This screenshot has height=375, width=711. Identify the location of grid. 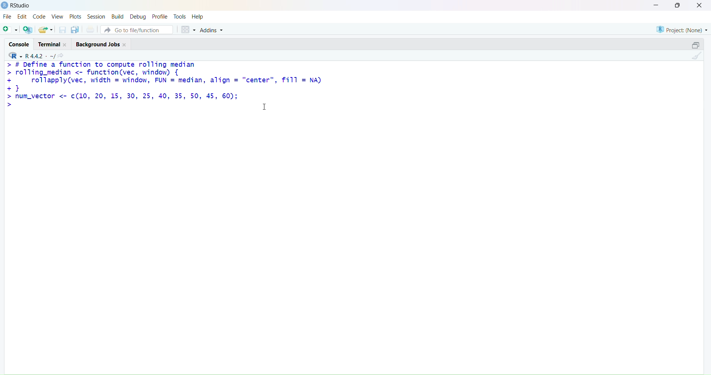
(189, 30).